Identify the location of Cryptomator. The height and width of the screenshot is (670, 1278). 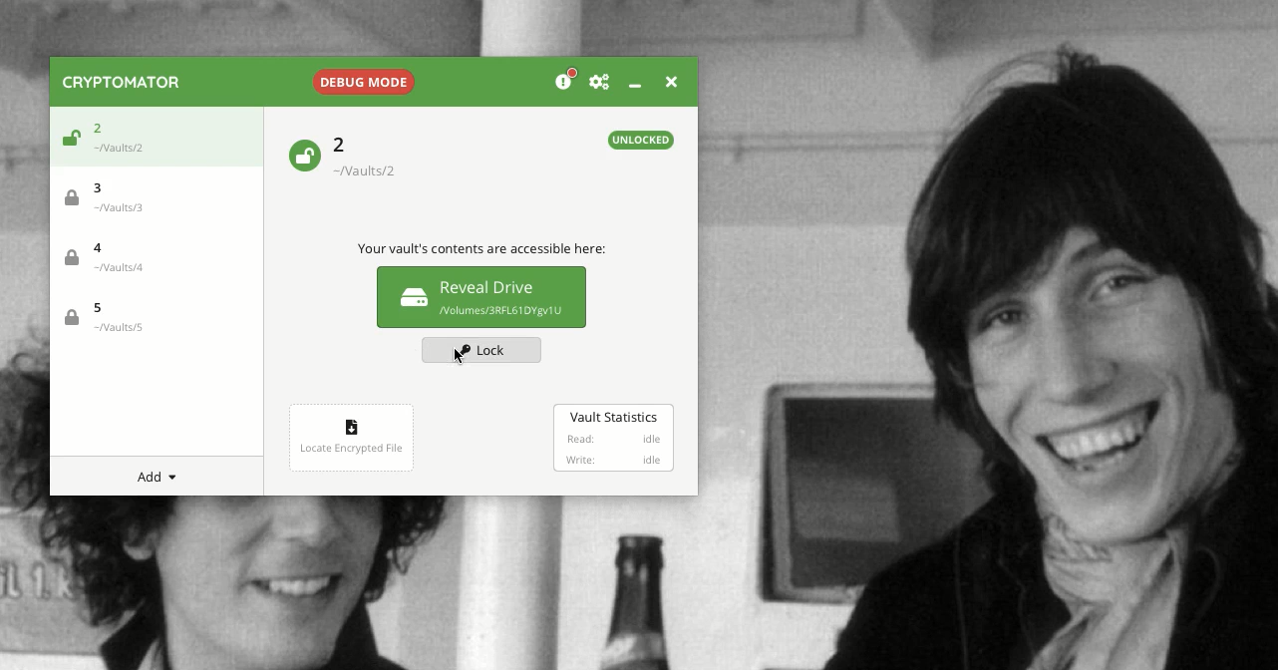
(123, 82).